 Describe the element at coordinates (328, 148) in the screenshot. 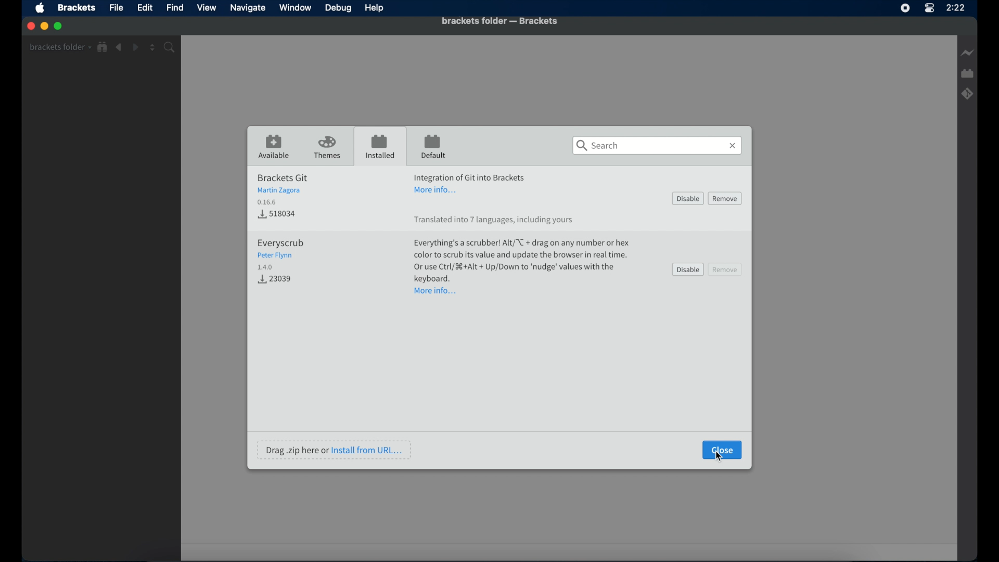

I see `themes` at that location.